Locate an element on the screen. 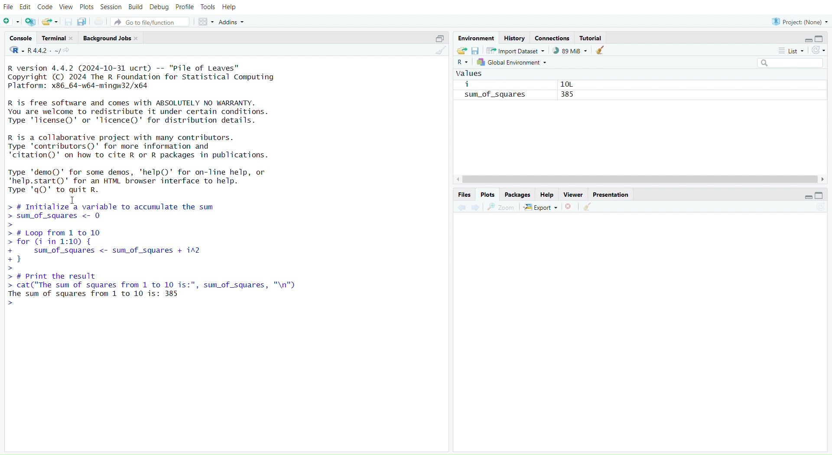 This screenshot has width=832, height=455. clear objects is located at coordinates (602, 51).